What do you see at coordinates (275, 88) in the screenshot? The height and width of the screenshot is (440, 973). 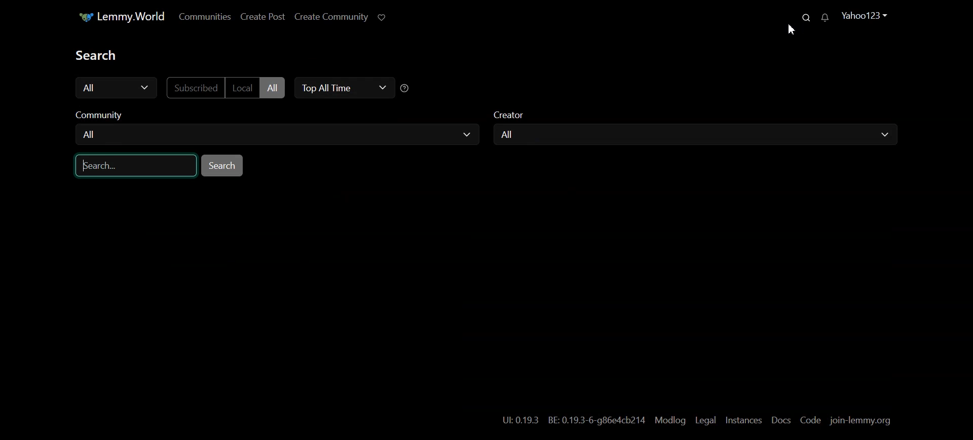 I see `All` at bounding box center [275, 88].